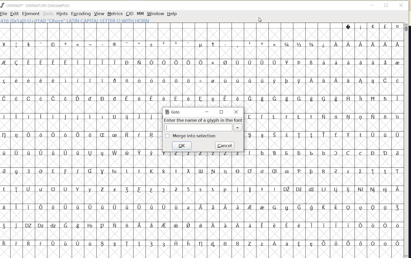 This screenshot has height=258, width=411. I want to click on VIEW, so click(99, 14).